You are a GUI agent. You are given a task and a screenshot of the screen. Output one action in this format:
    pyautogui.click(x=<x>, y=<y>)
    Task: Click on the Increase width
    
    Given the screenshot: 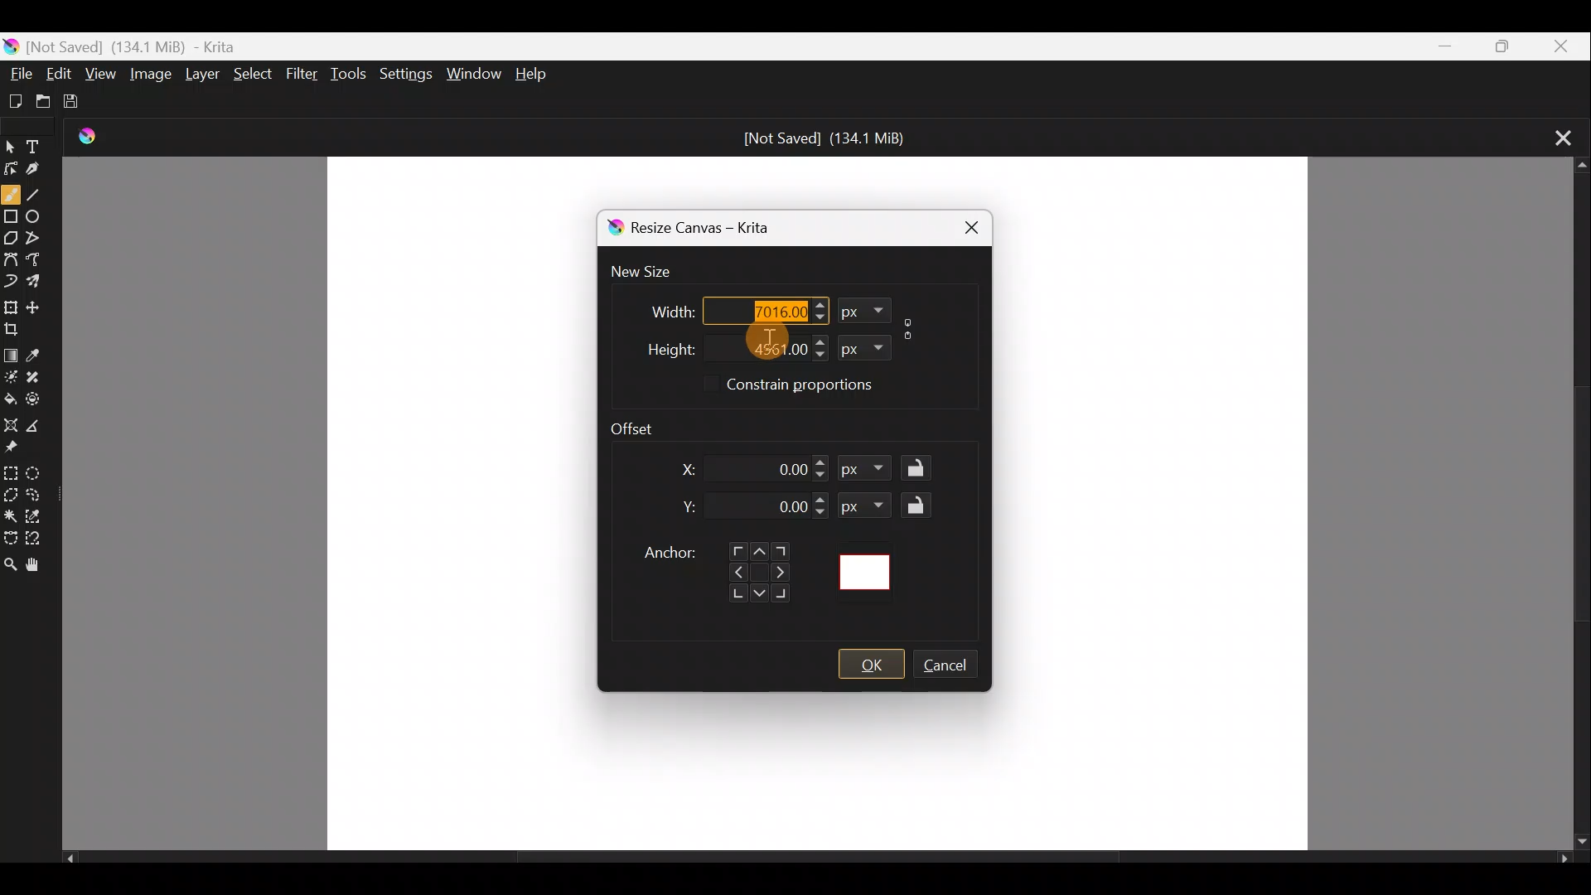 What is the action you would take?
    pyautogui.click(x=820, y=303)
    